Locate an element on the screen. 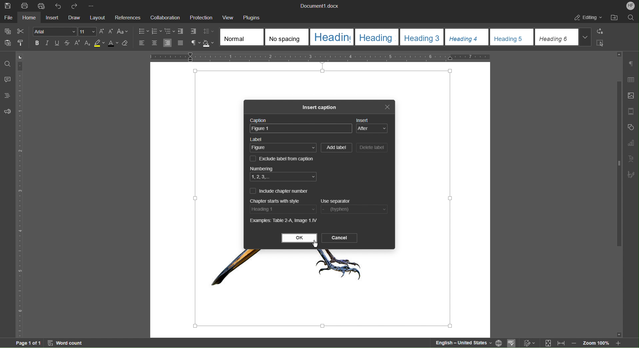 The width and height of the screenshot is (639, 348). Label is located at coordinates (257, 139).